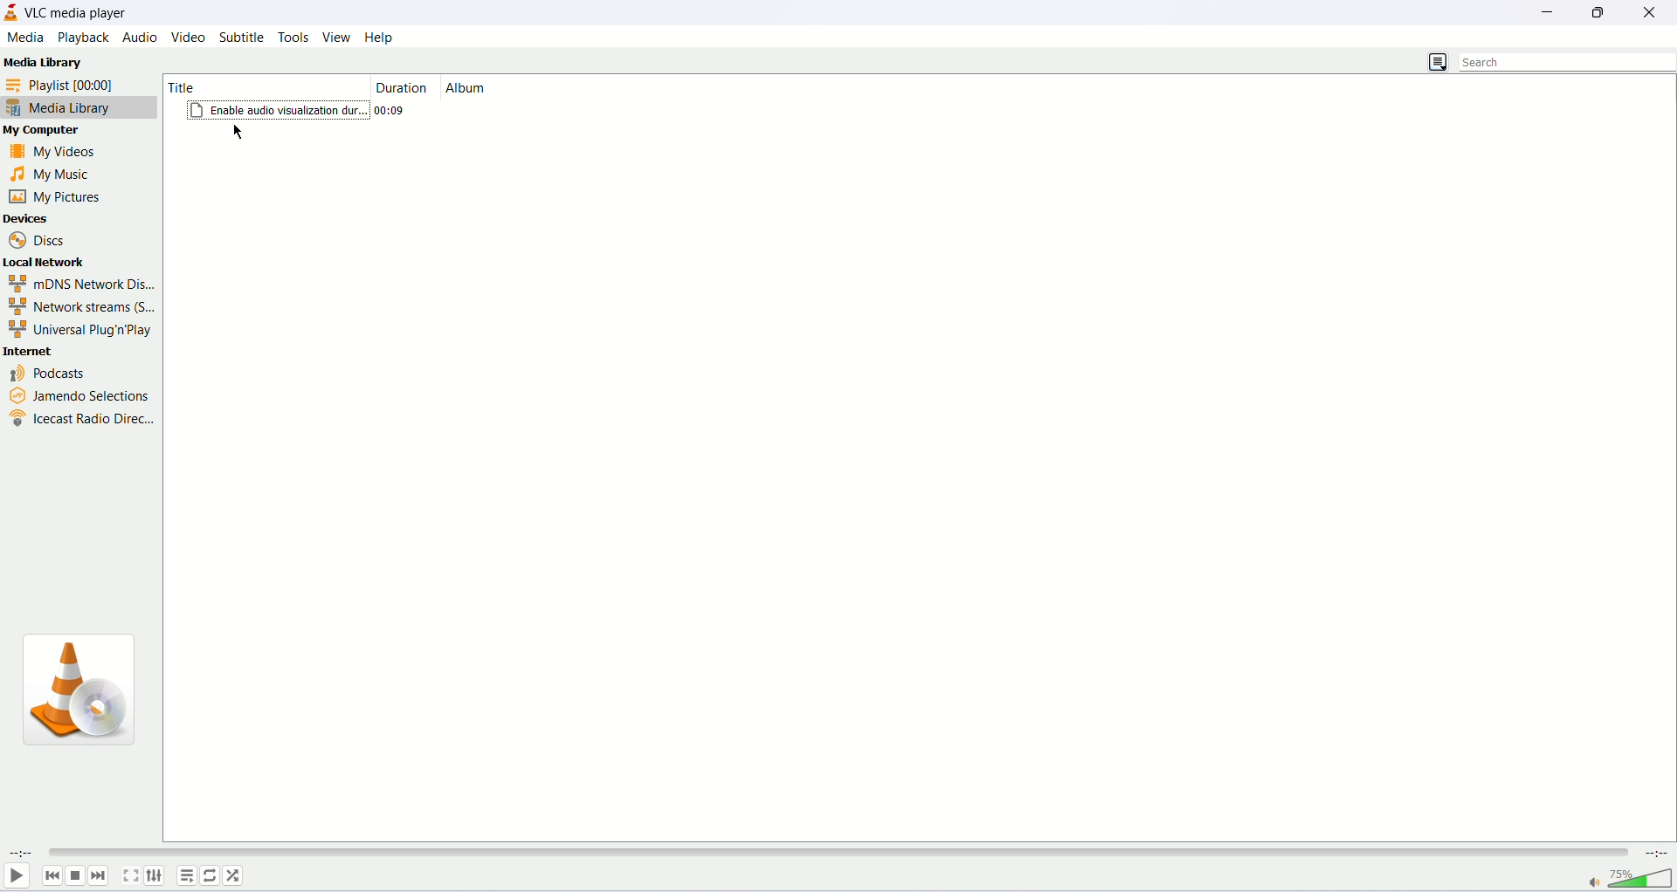 The height and width of the screenshot is (892, 1677). What do you see at coordinates (40, 238) in the screenshot?
I see `discs` at bounding box center [40, 238].